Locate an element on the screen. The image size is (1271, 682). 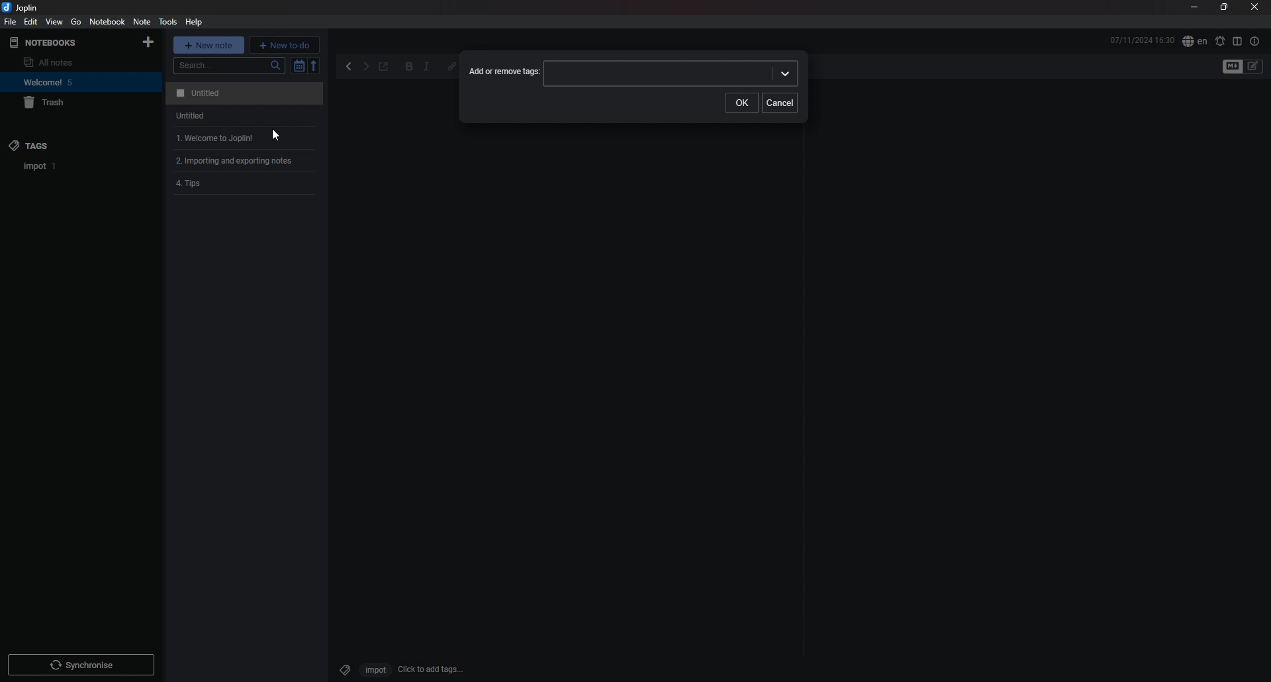
notebook is located at coordinates (107, 22).